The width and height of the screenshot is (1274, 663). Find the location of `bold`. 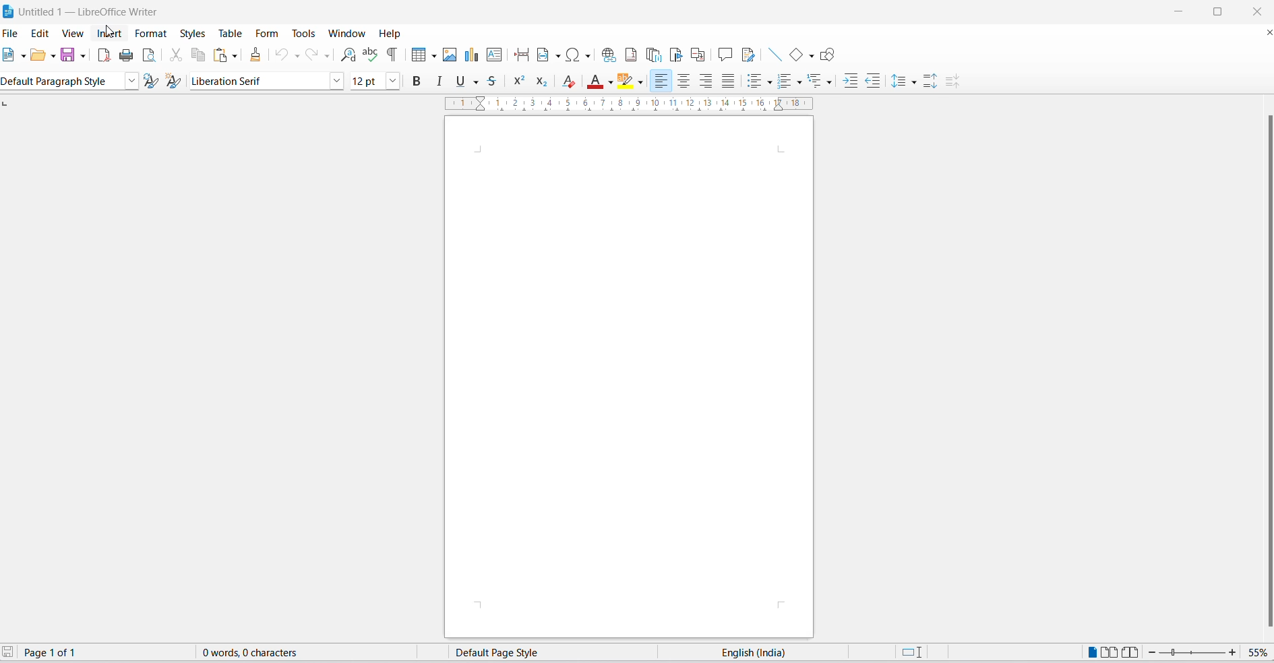

bold is located at coordinates (416, 80).